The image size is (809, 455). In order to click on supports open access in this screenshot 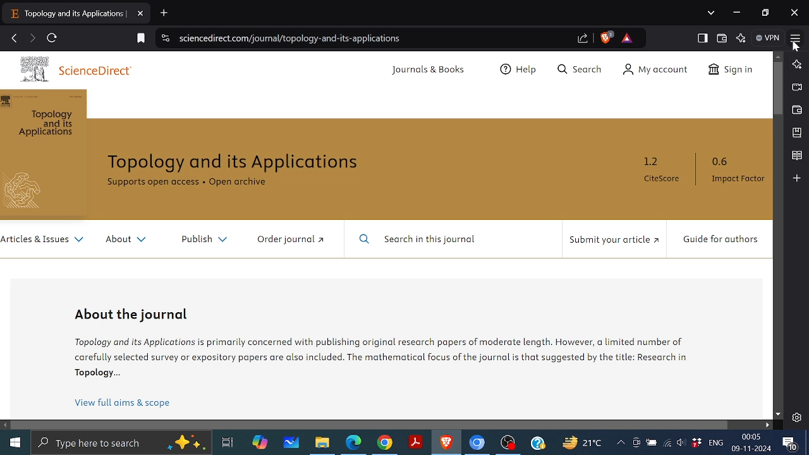, I will do `click(151, 183)`.